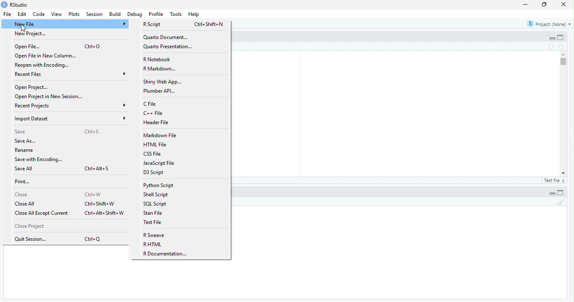 This screenshot has height=302, width=574. Describe the element at coordinates (93, 131) in the screenshot. I see `Ctri+S` at that location.